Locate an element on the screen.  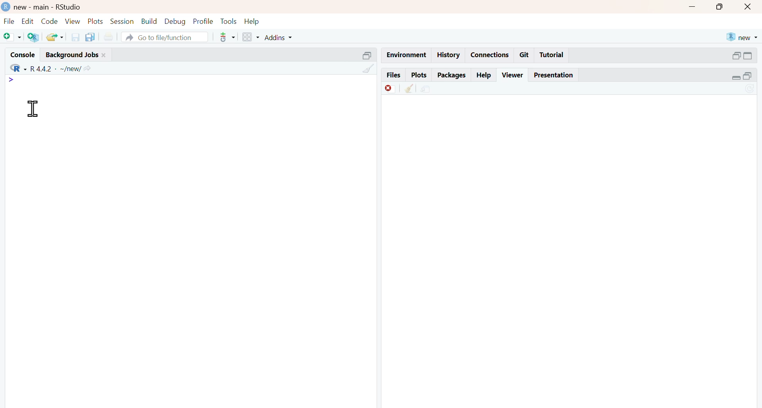
session is located at coordinates (121, 21).